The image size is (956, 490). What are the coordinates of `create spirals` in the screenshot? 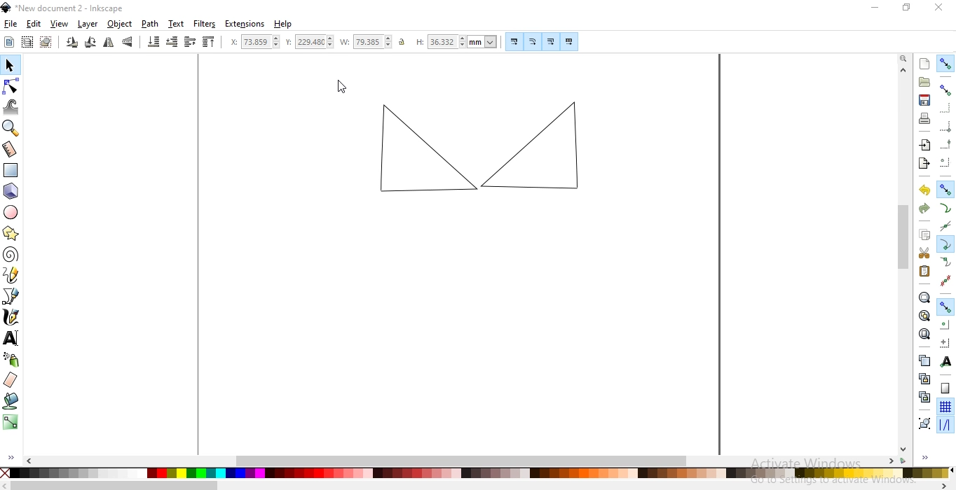 It's located at (12, 255).